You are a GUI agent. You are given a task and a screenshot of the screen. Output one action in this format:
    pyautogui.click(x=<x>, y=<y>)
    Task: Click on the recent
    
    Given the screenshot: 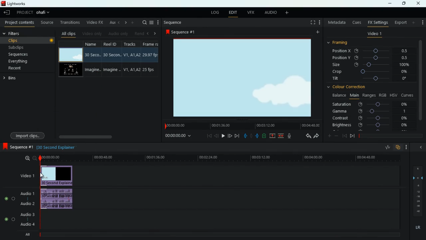 What is the action you would take?
    pyautogui.click(x=16, y=69)
    